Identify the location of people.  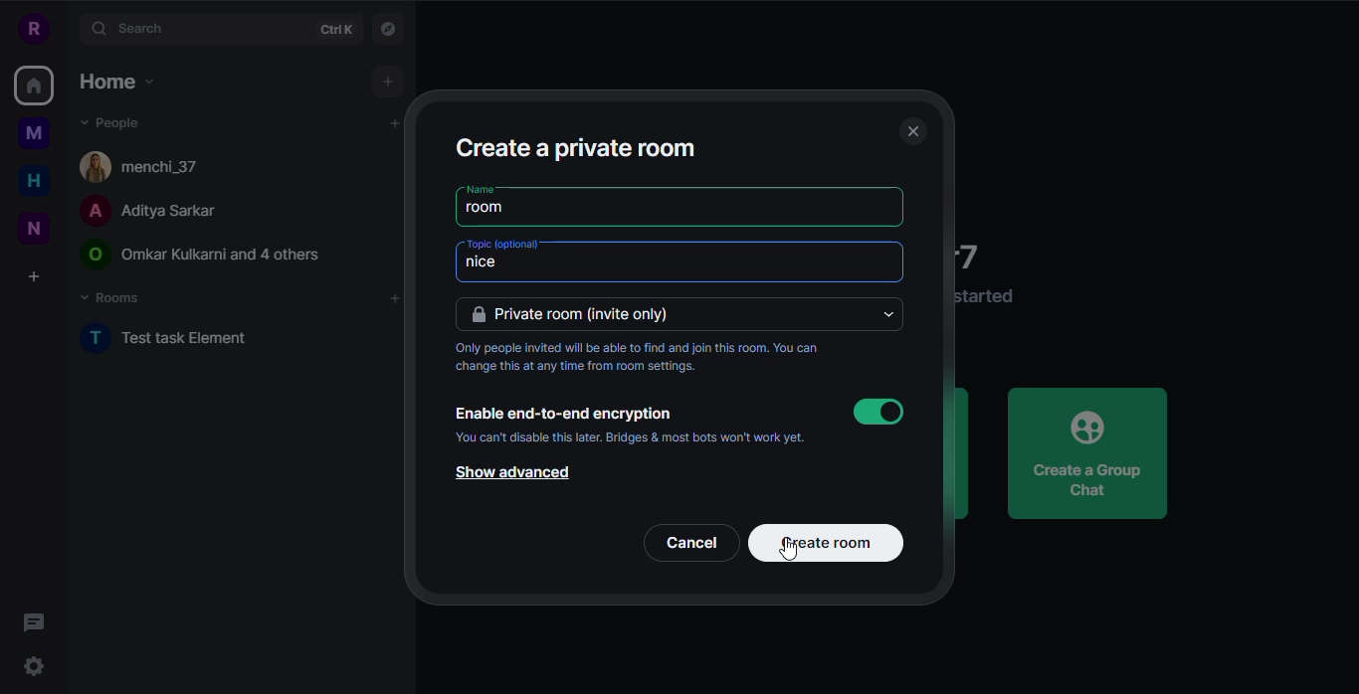
(145, 212).